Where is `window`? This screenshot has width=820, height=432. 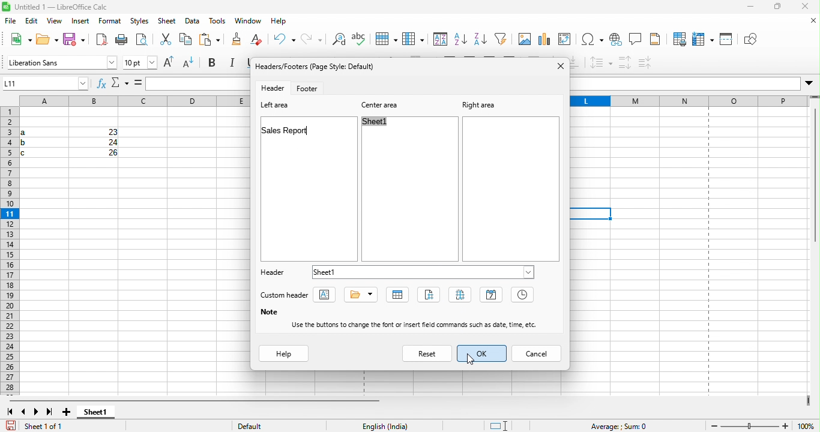 window is located at coordinates (246, 23).